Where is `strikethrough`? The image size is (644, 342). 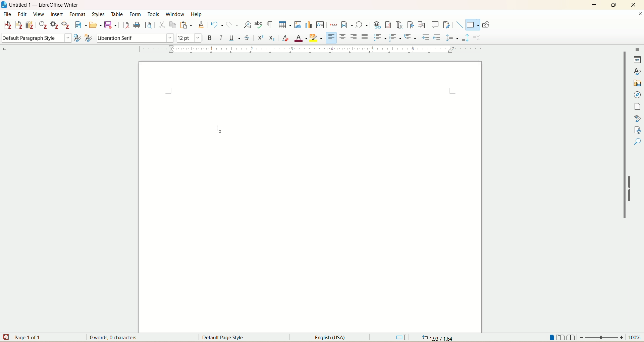 strikethrough is located at coordinates (247, 38).